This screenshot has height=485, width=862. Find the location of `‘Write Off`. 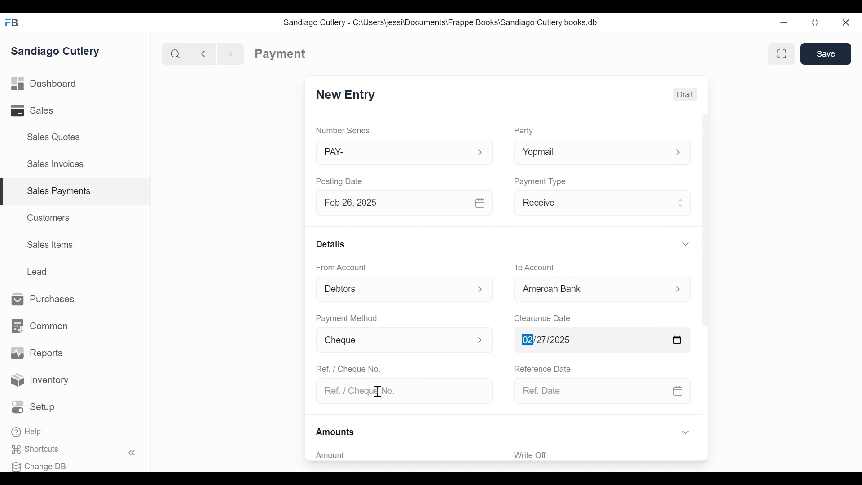

‘Write Off is located at coordinates (603, 455).